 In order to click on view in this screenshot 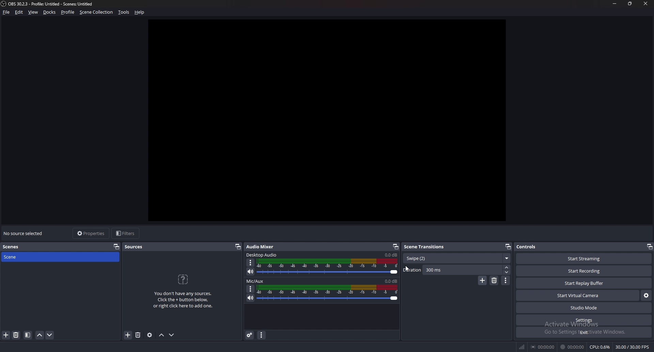, I will do `click(33, 12)`.